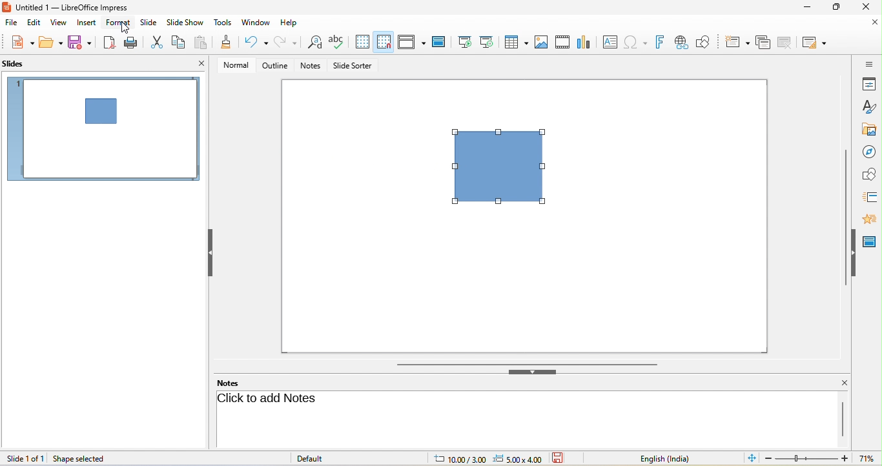  I want to click on master slide, so click(872, 239).